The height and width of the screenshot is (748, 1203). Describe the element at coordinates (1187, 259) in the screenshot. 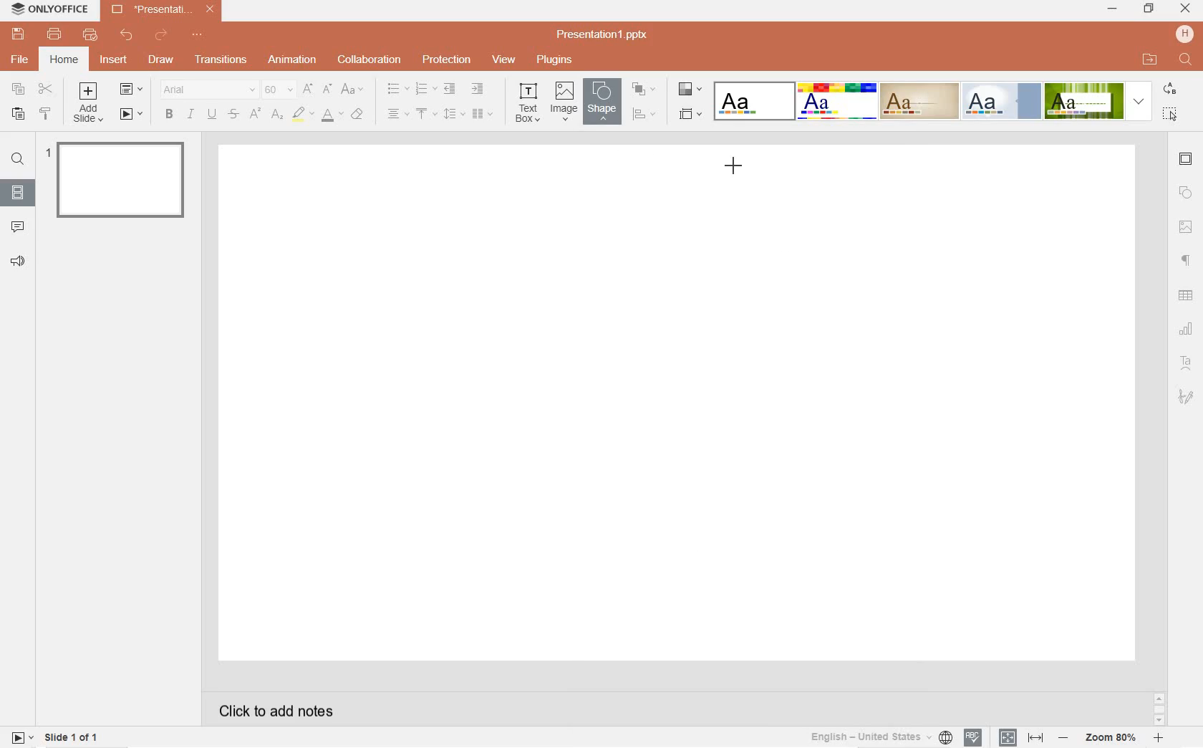

I see `paragraph settings` at that location.